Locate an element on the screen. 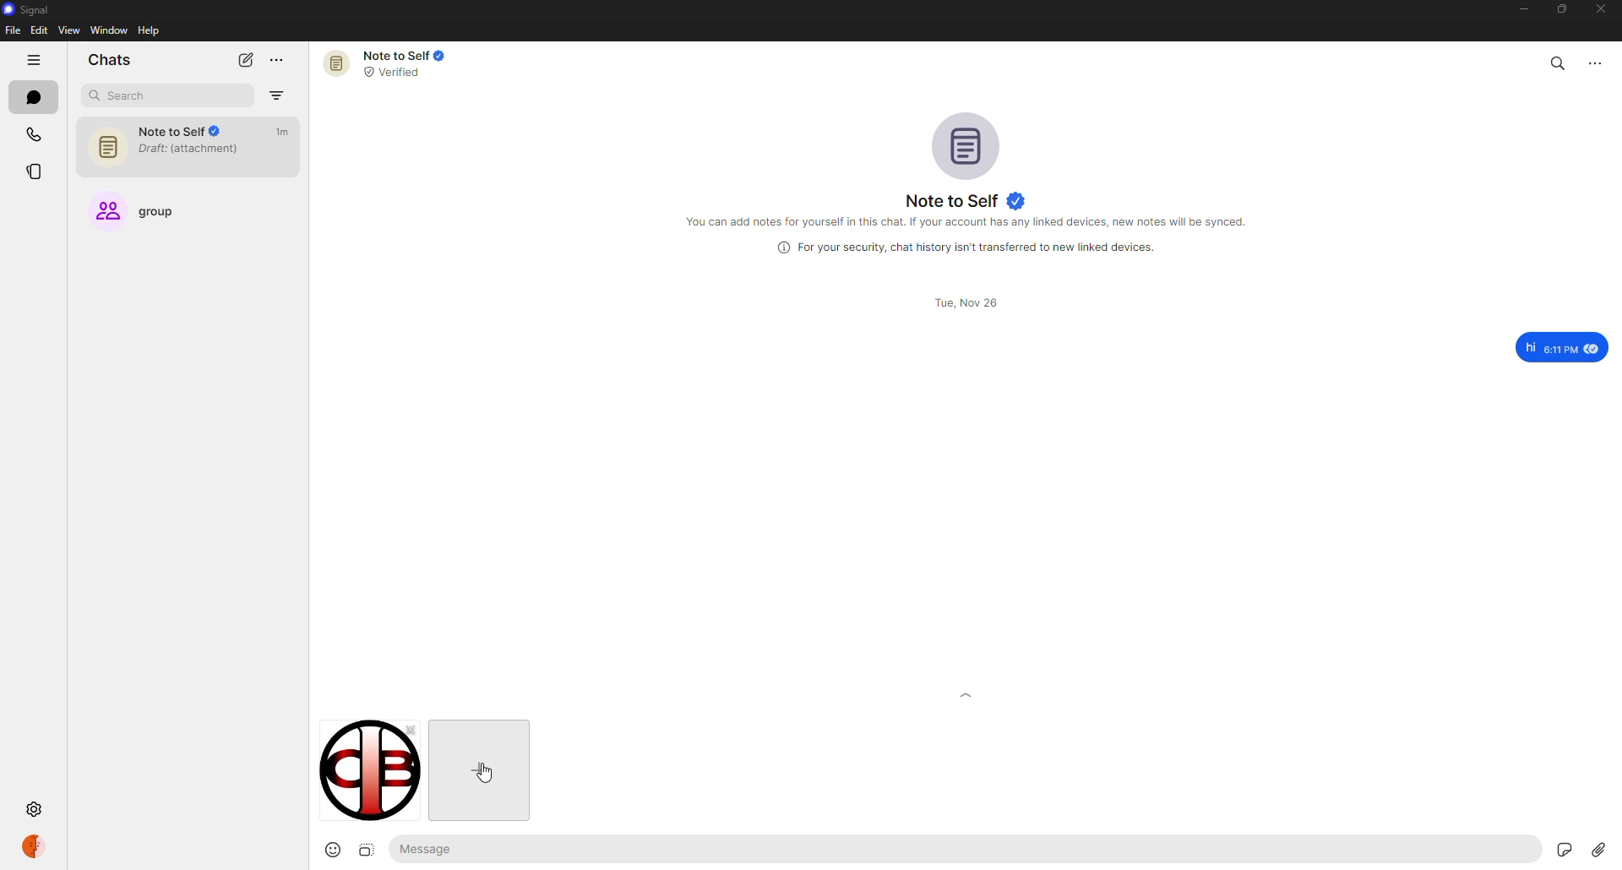  chats is located at coordinates (115, 58).